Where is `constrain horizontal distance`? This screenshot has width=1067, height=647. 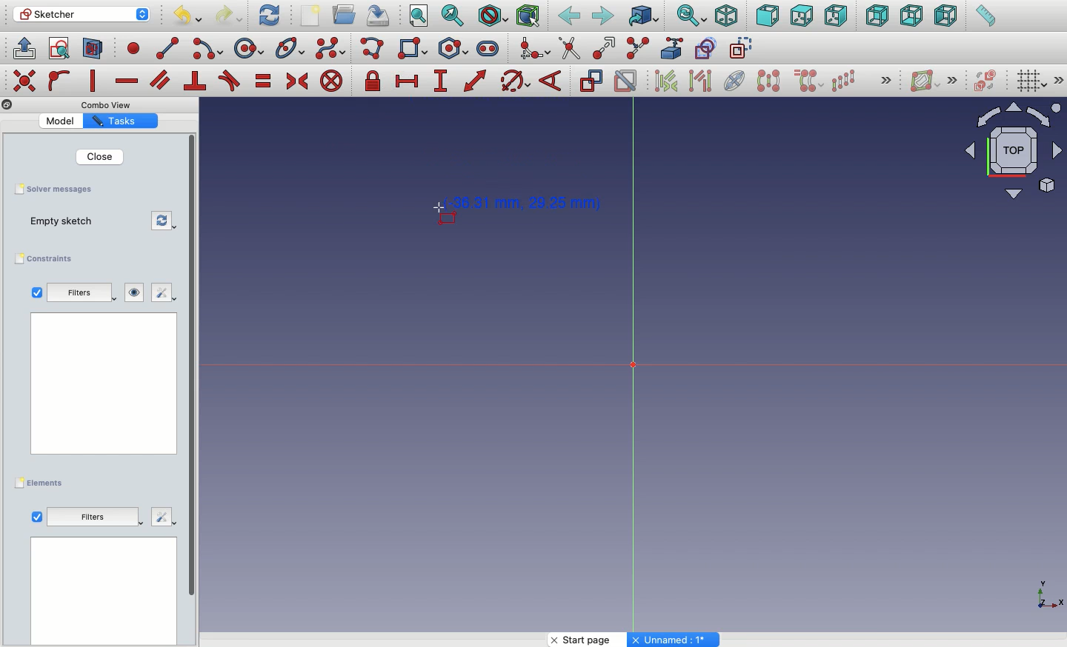 constrain horizontal distance is located at coordinates (408, 80).